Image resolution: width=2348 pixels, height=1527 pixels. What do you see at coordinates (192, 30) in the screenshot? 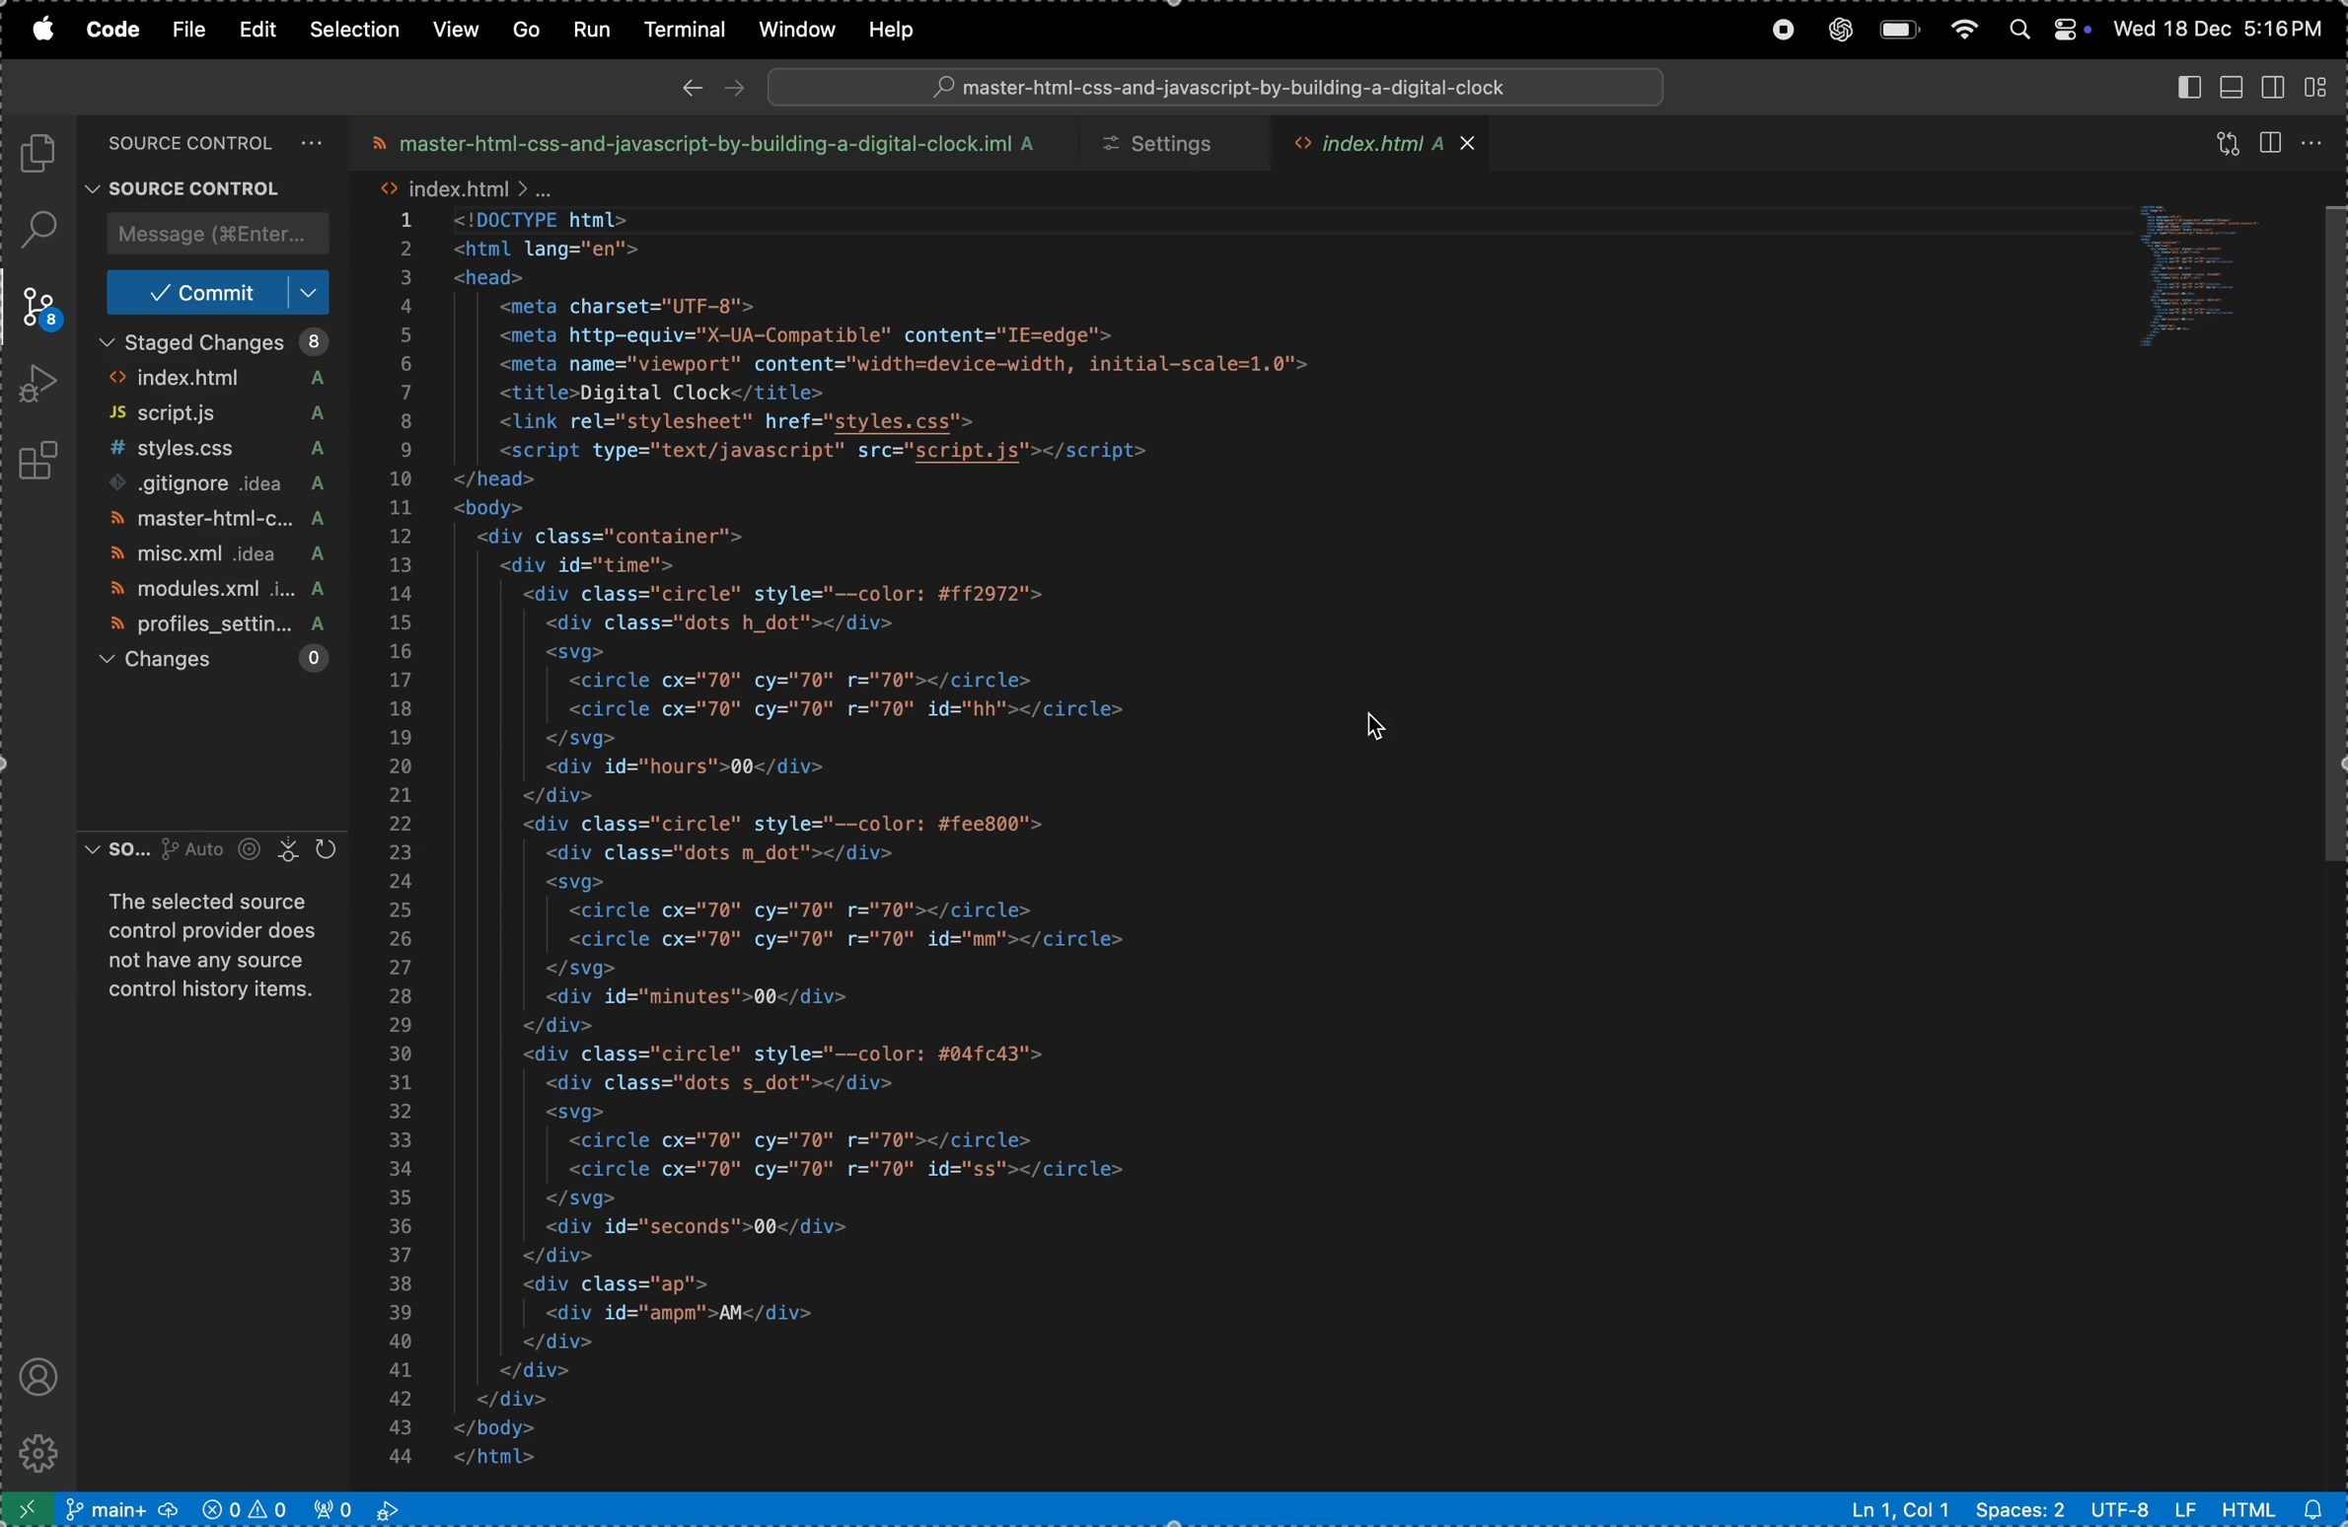
I see `file` at bounding box center [192, 30].